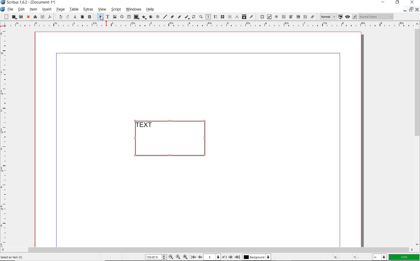 Image resolution: width=420 pixels, height=261 pixels. Describe the element at coordinates (144, 17) in the screenshot. I see `polygon` at that location.